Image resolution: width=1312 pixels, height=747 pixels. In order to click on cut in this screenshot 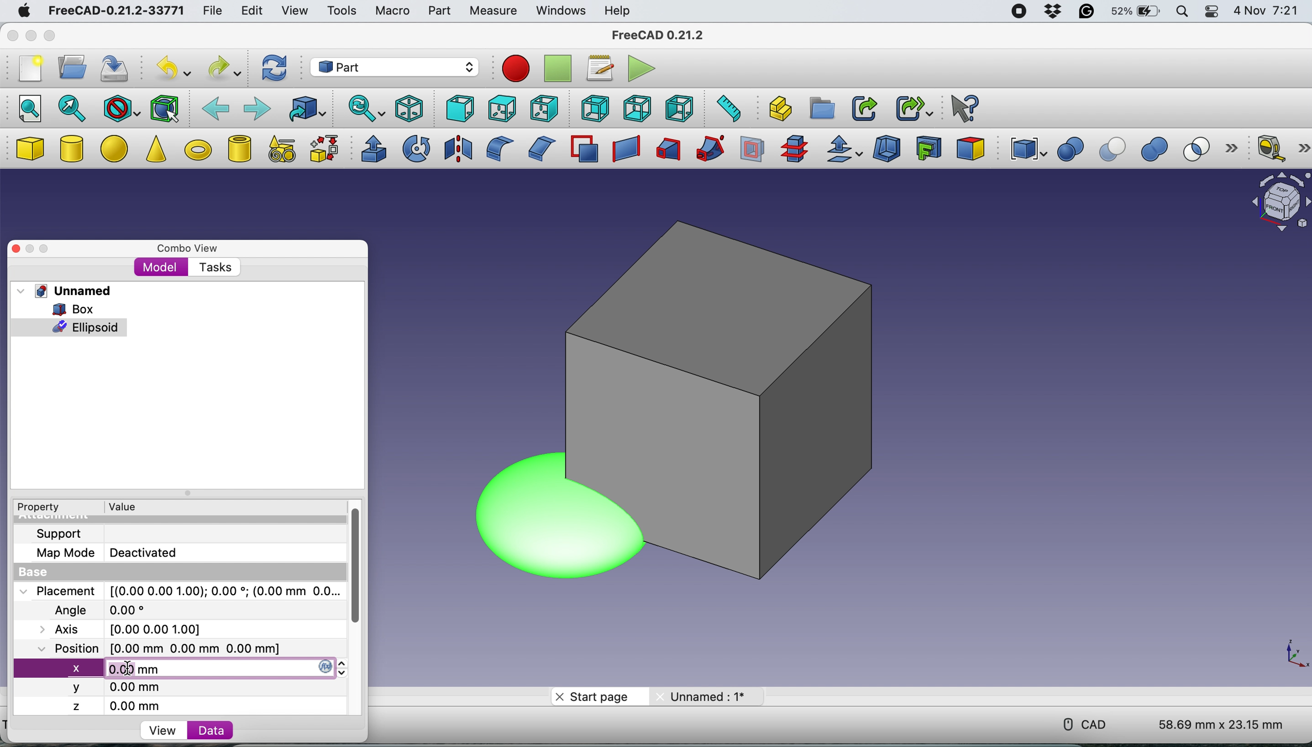, I will do `click(1114, 150)`.